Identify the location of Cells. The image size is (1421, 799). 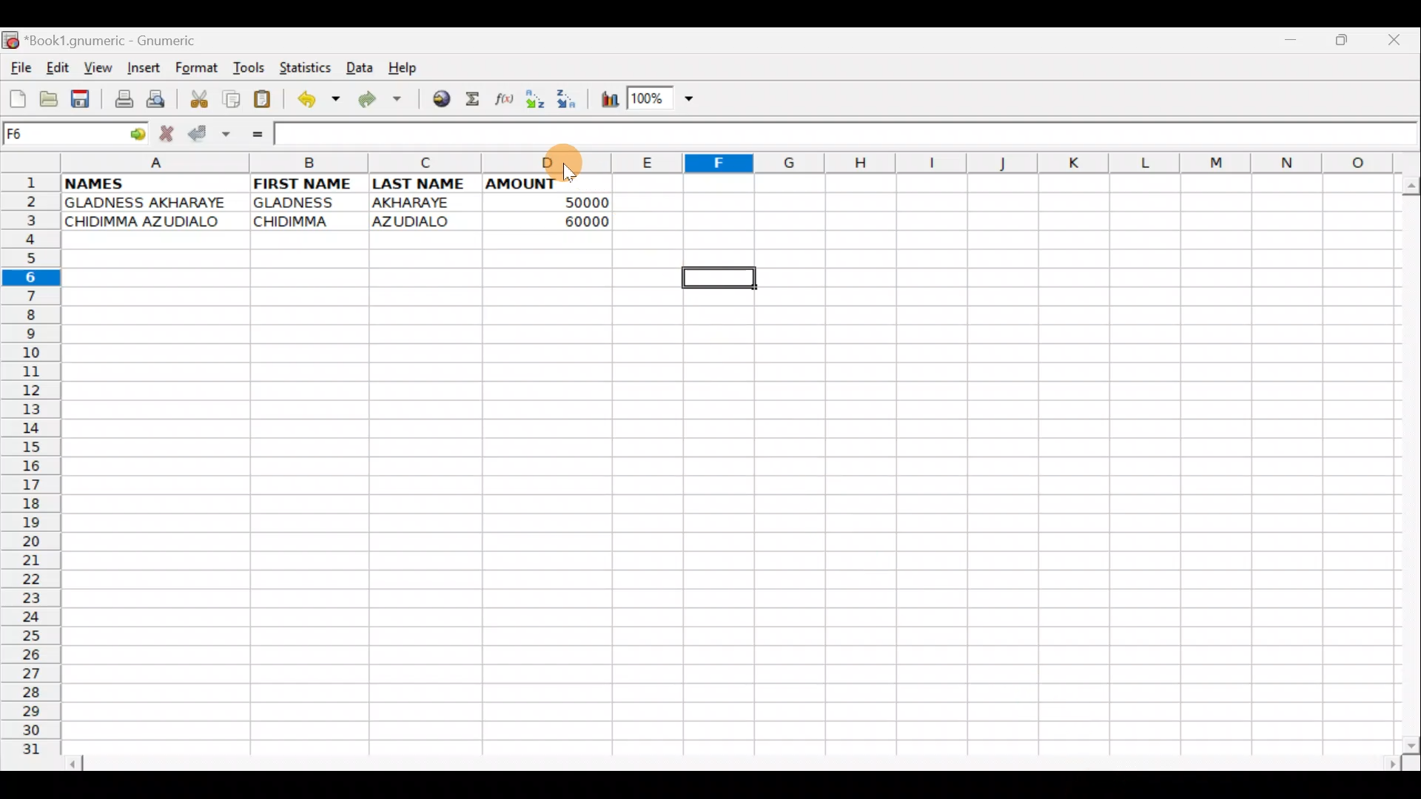
(725, 498).